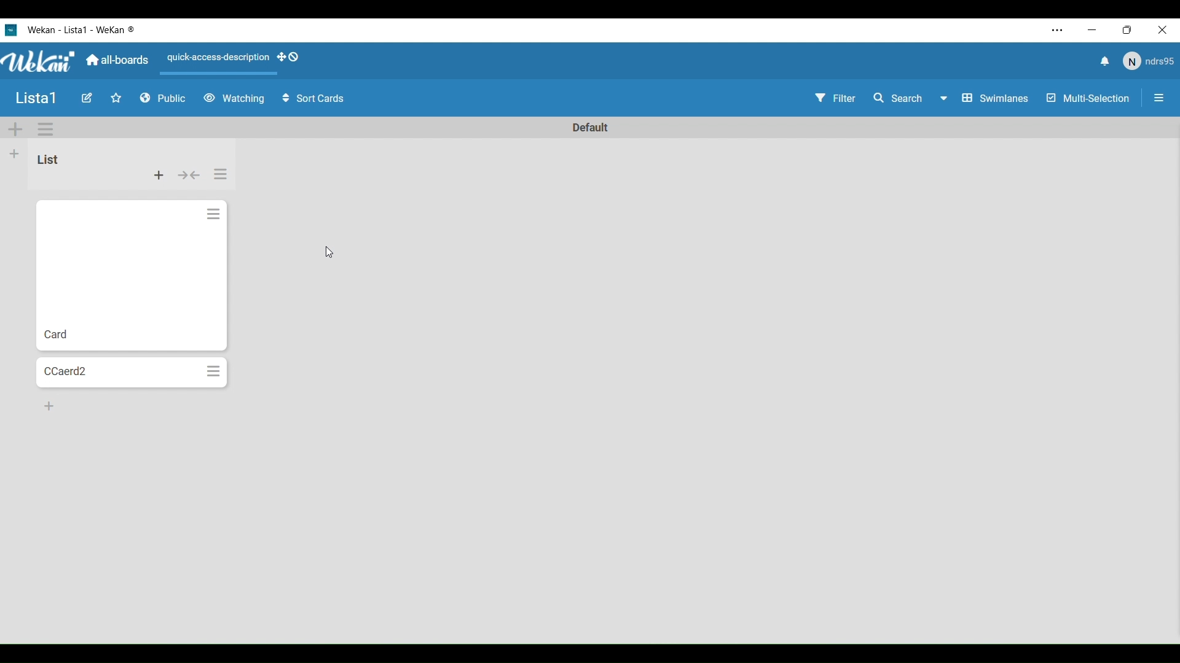 The image size is (1180, 663). Describe the element at coordinates (15, 130) in the screenshot. I see `Add` at that location.